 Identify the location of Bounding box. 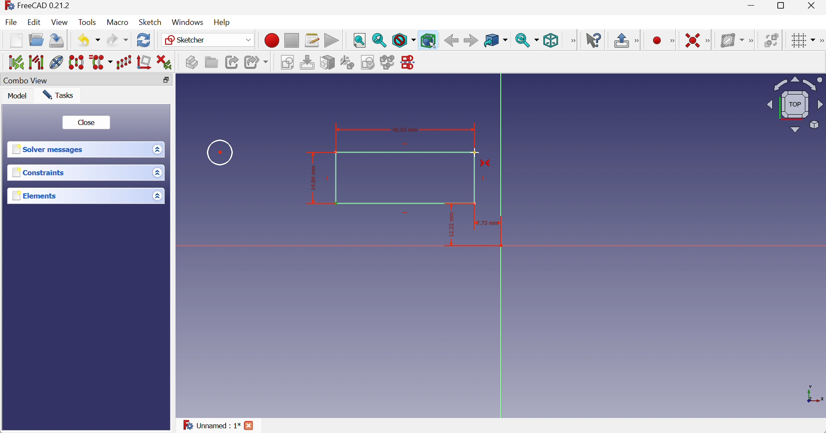
(428, 40).